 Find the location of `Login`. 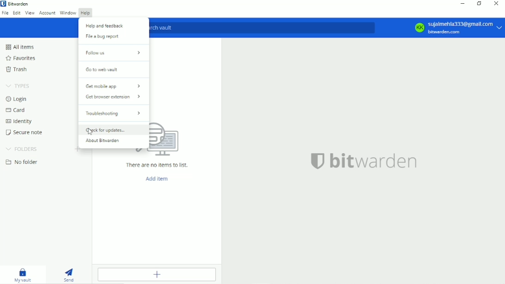

Login is located at coordinates (18, 99).